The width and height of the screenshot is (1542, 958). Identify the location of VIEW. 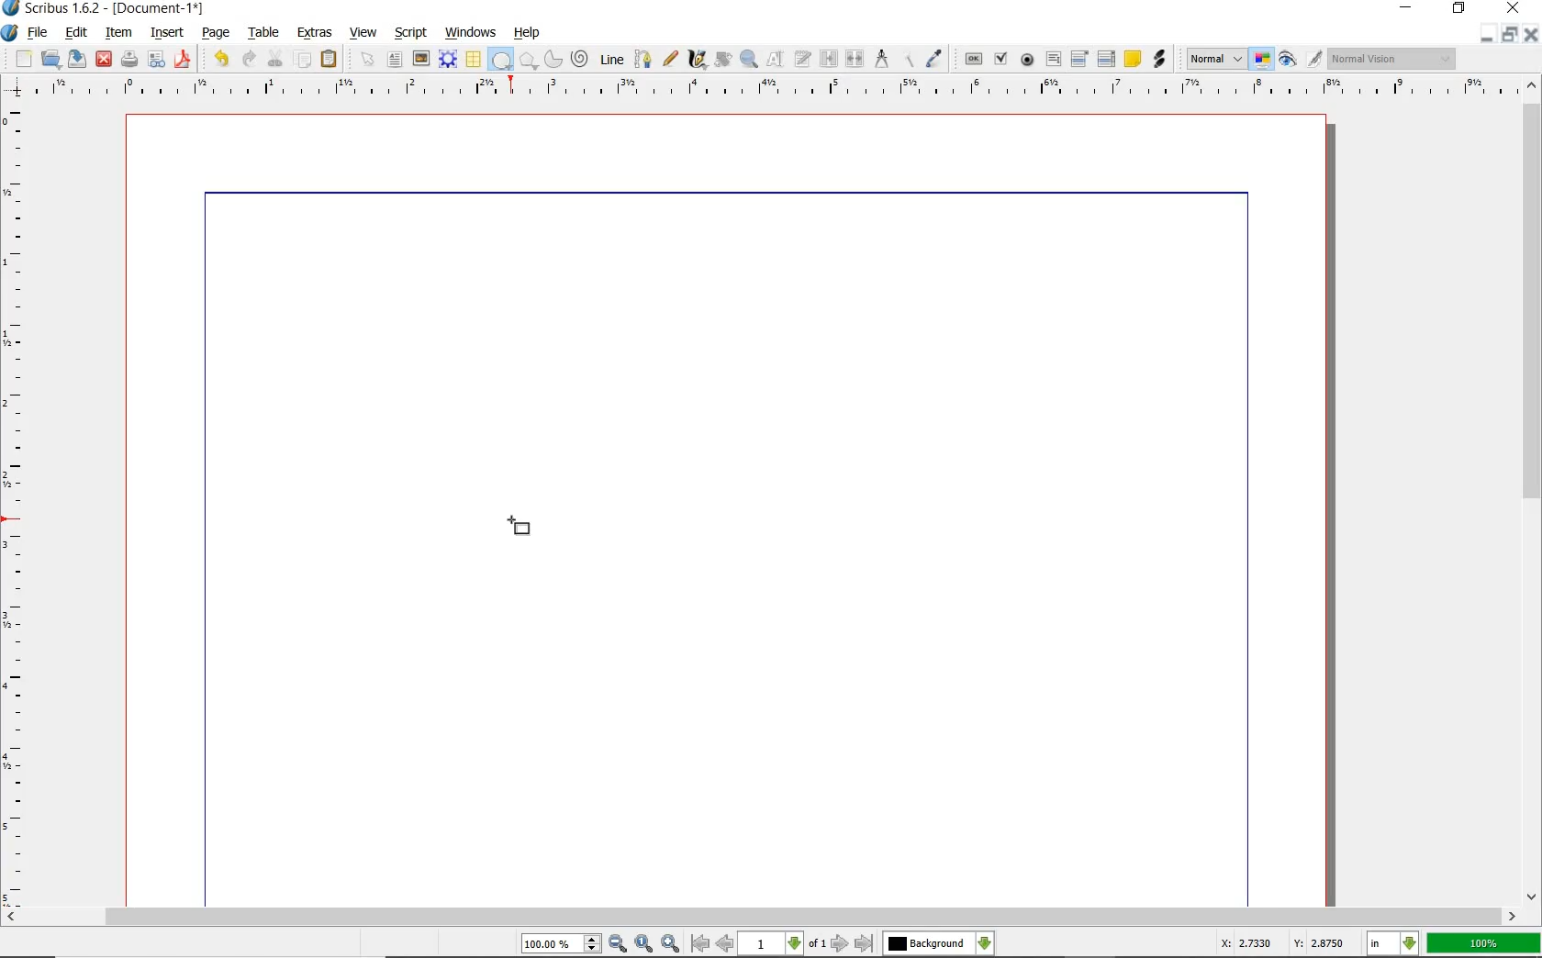
(363, 31).